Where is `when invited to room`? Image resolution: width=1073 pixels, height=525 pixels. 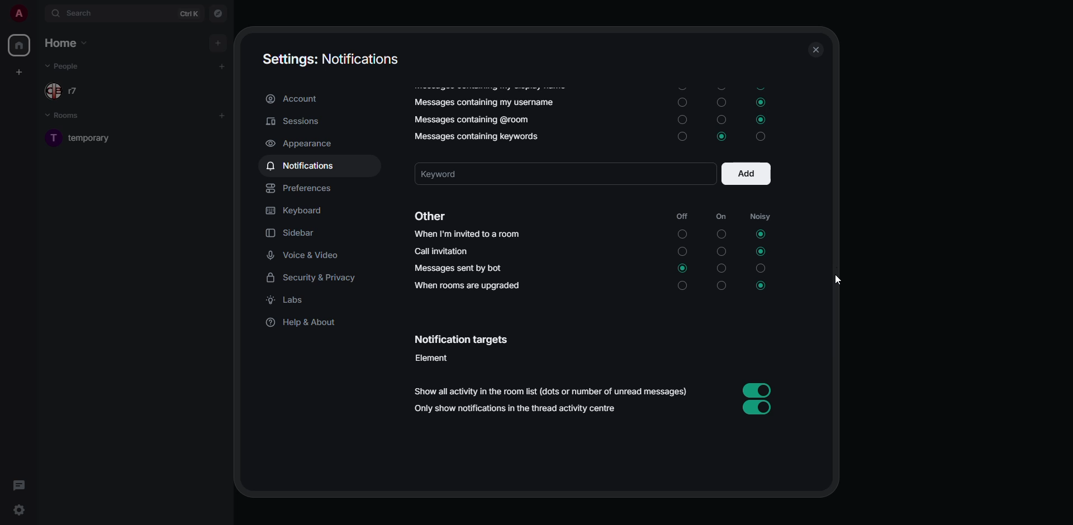
when invited to room is located at coordinates (467, 233).